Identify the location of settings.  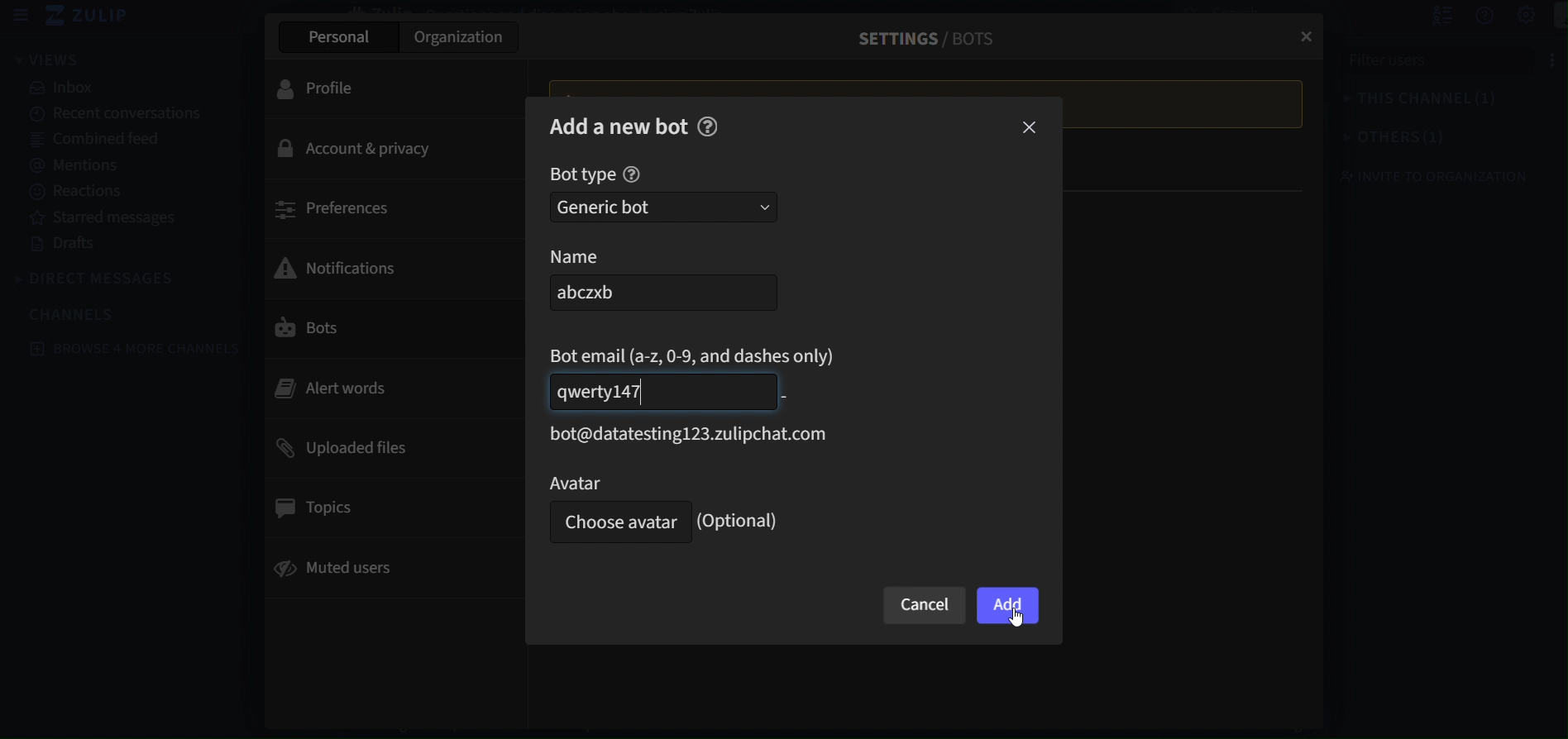
(1509, 16).